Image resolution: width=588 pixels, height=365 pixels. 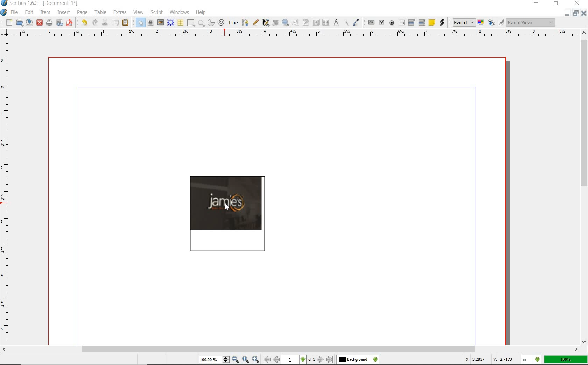 What do you see at coordinates (139, 12) in the screenshot?
I see `view` at bounding box center [139, 12].